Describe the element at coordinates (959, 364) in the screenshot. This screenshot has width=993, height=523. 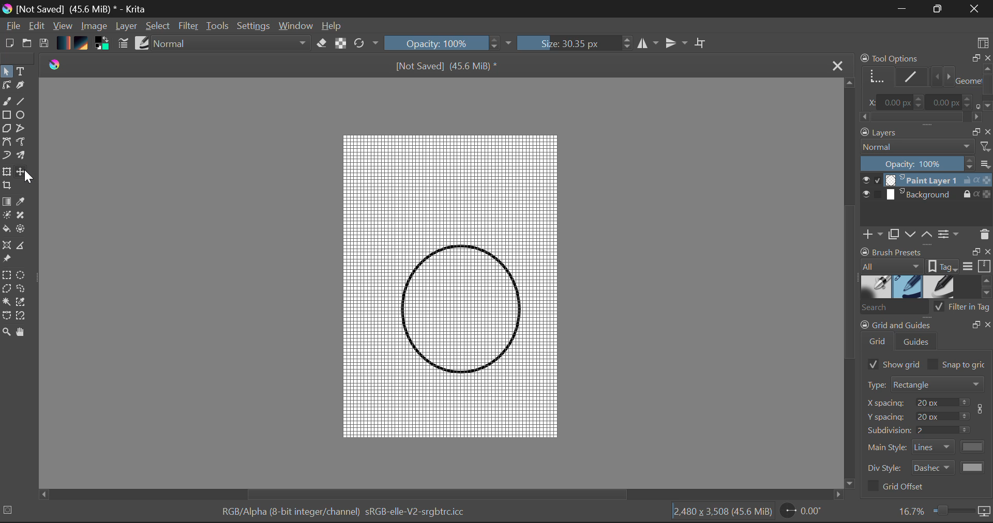
I see `Snap to grid` at that location.